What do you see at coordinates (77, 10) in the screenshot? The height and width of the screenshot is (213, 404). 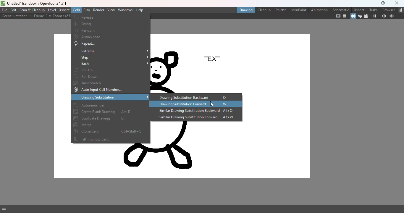 I see `Cells` at bounding box center [77, 10].